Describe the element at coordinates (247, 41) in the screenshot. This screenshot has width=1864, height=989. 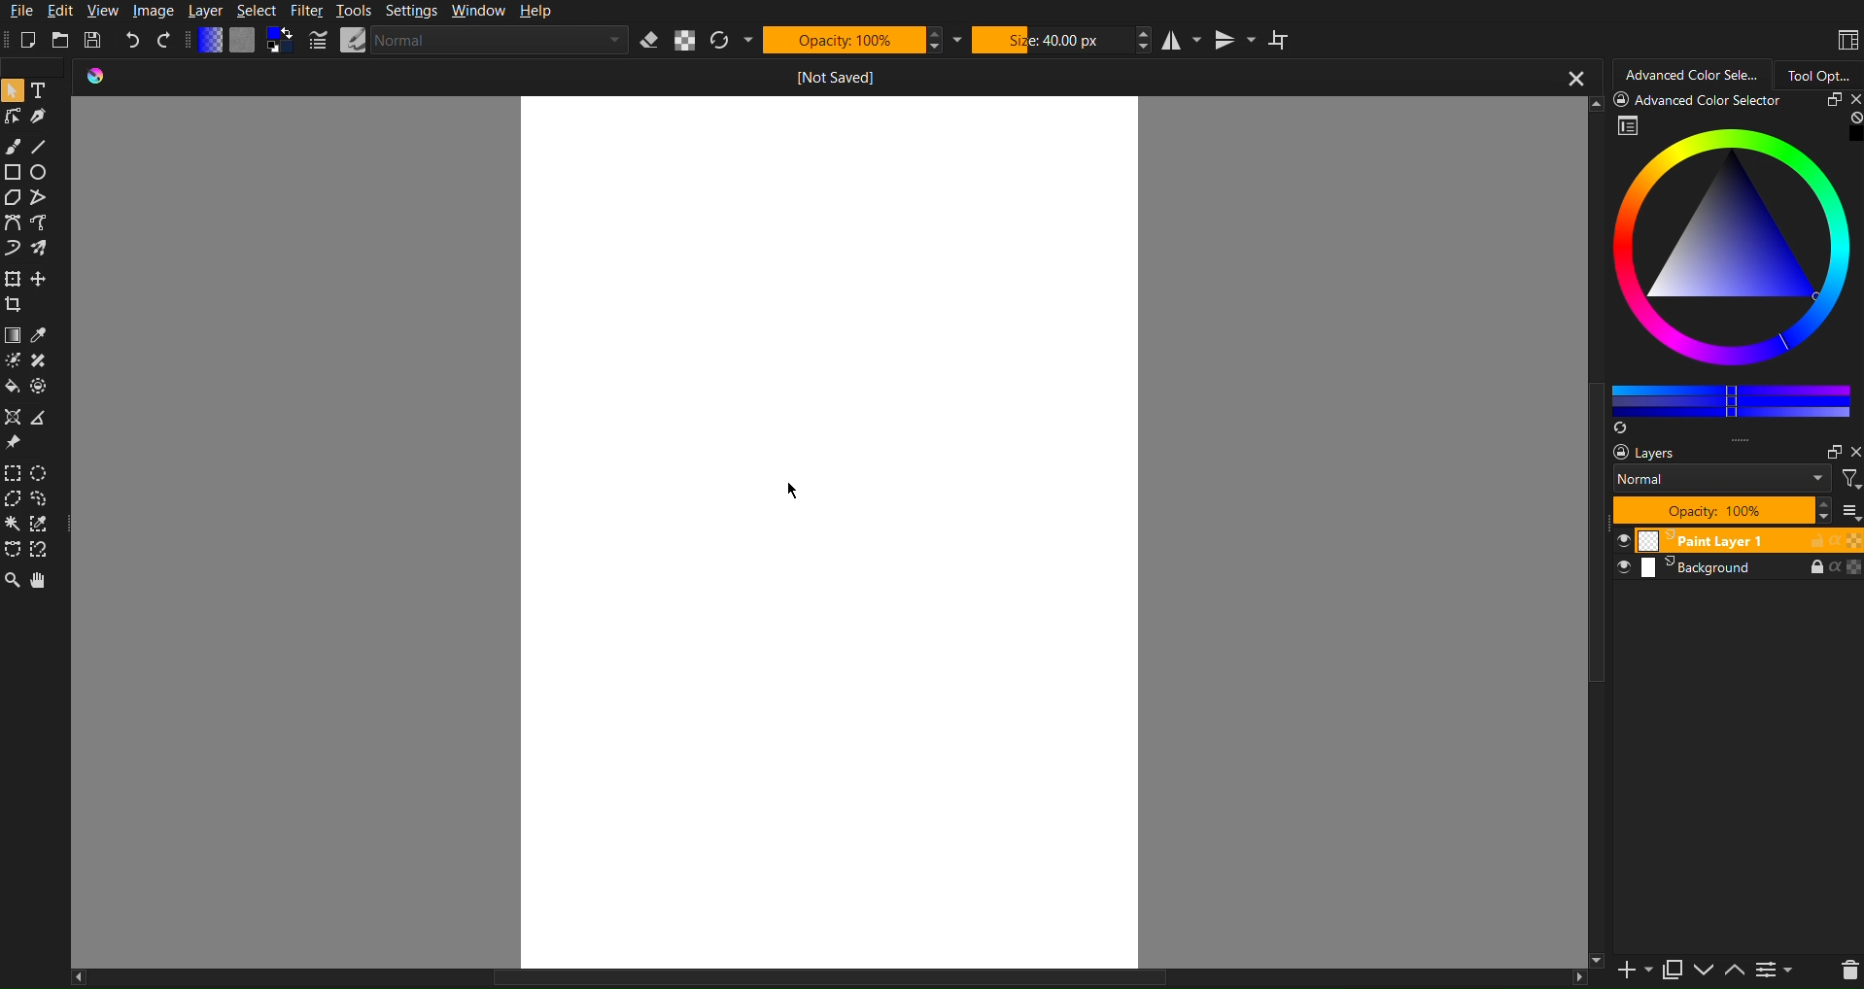
I see `Color Settings` at that location.